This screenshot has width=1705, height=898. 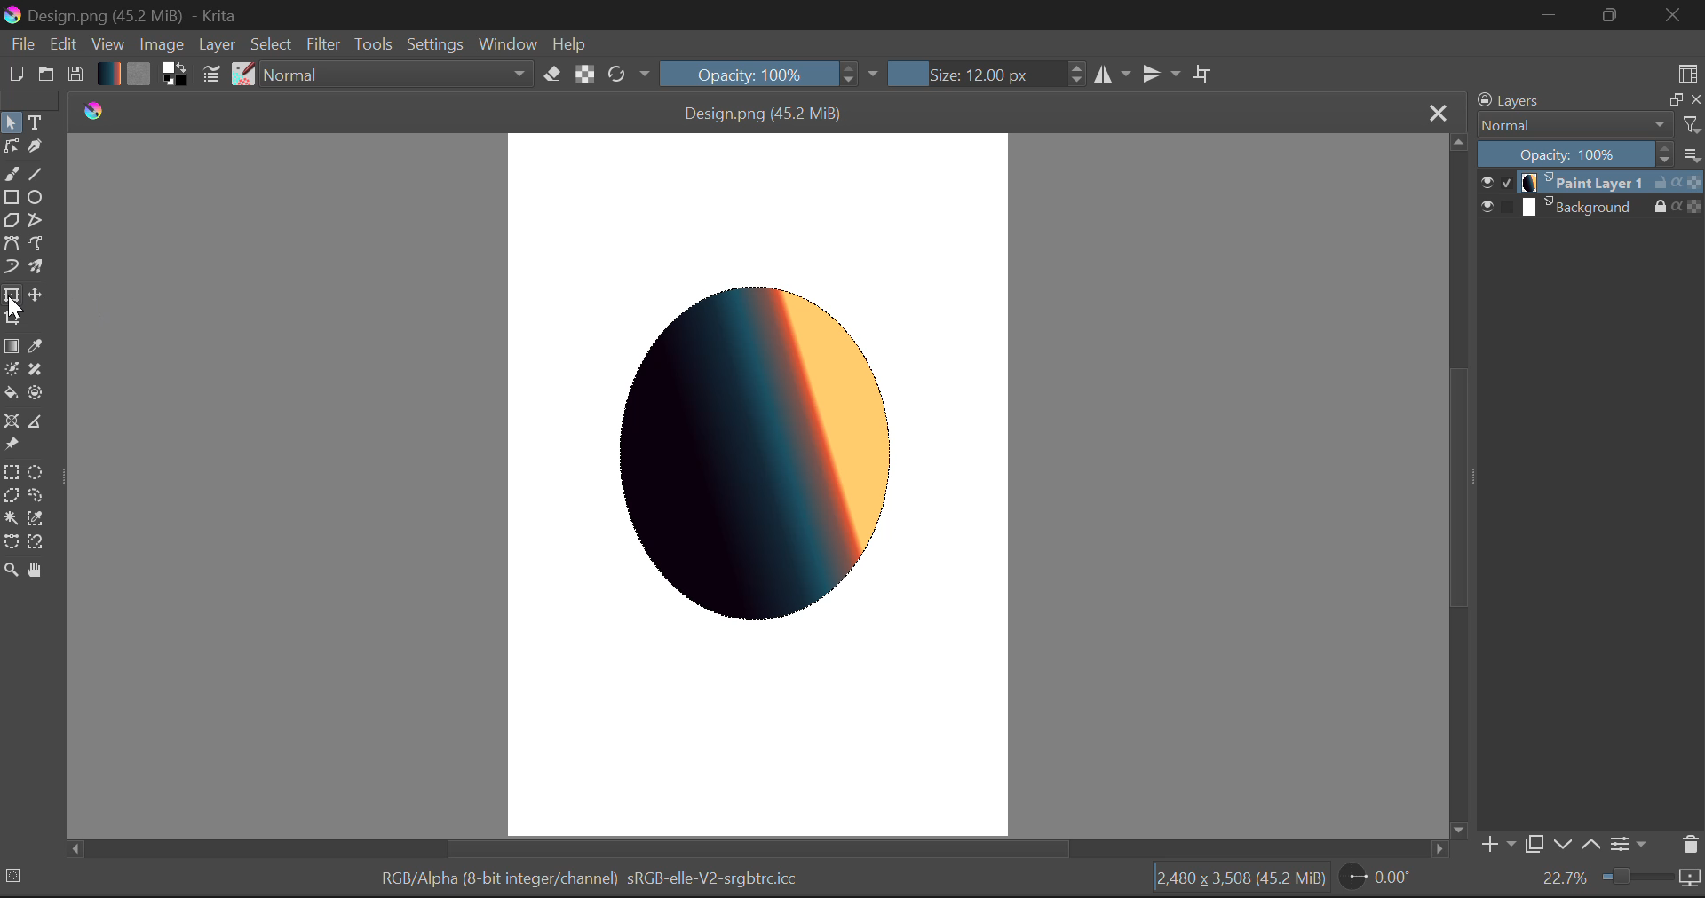 I want to click on RGB/Alpha(8-bit integer/channel) sRGB-elle-V2-srgbttrc.icc, so click(x=567, y=877).